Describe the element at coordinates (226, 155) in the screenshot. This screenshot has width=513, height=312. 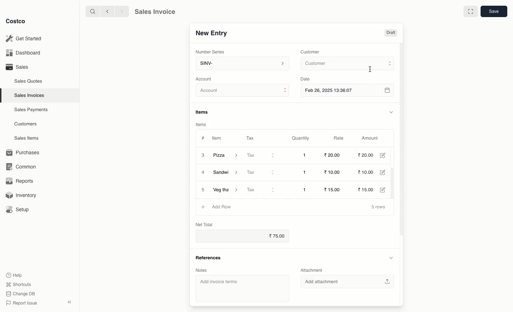
I see `Pizza` at that location.